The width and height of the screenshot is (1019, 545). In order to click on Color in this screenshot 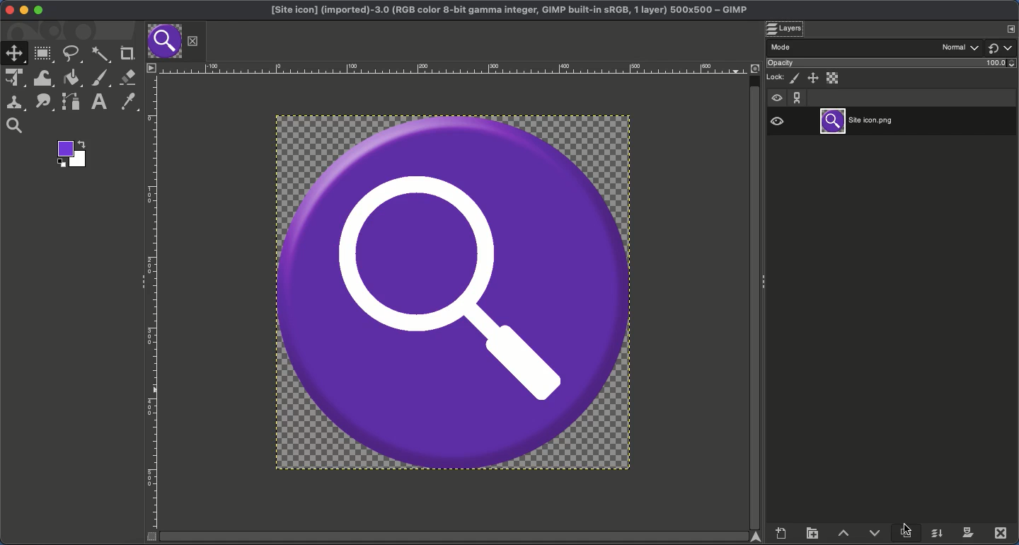, I will do `click(72, 155)`.